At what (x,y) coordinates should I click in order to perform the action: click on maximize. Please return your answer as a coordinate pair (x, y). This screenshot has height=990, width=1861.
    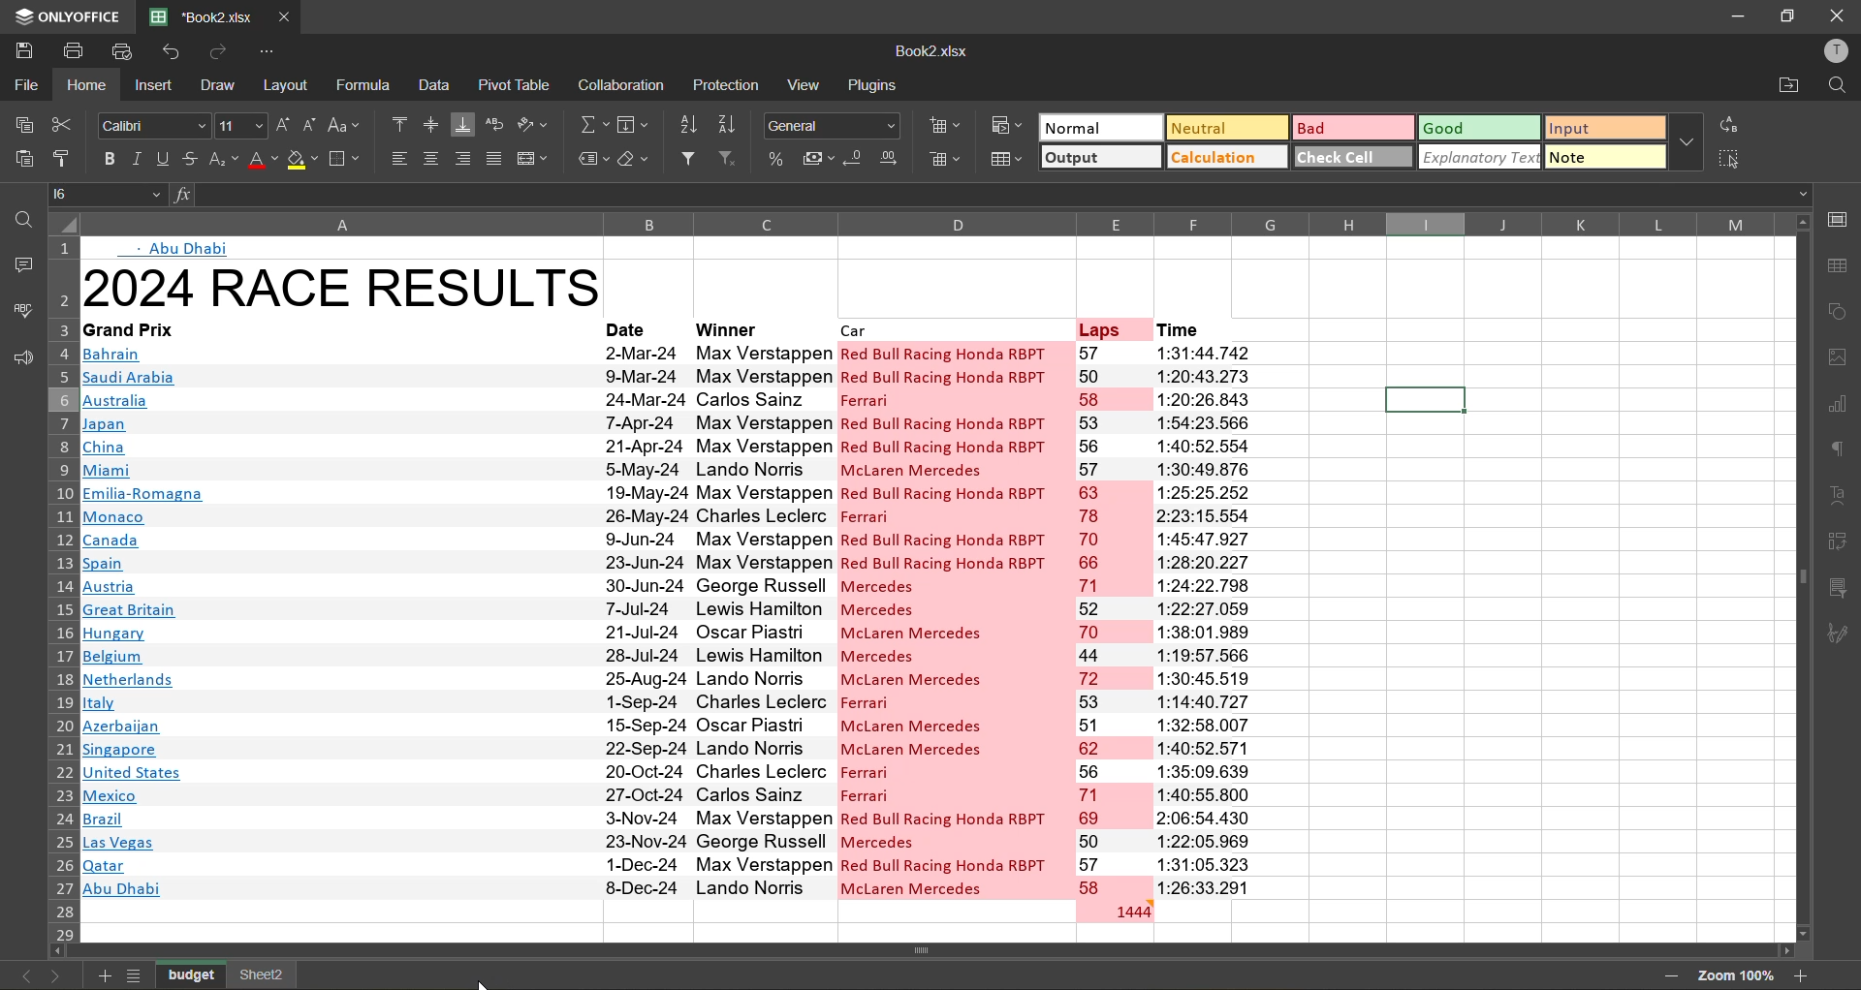
    Looking at the image, I should click on (1784, 15).